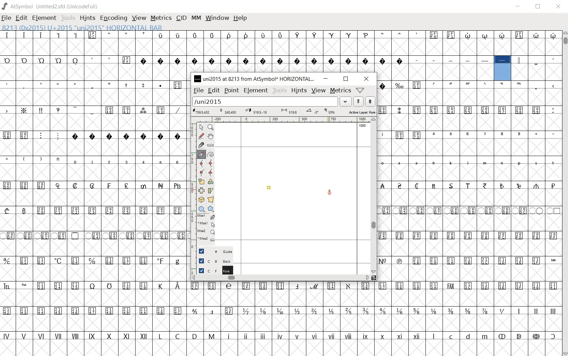 This screenshot has height=356, width=568. What do you see at coordinates (271, 102) in the screenshot?
I see `load word list` at bounding box center [271, 102].